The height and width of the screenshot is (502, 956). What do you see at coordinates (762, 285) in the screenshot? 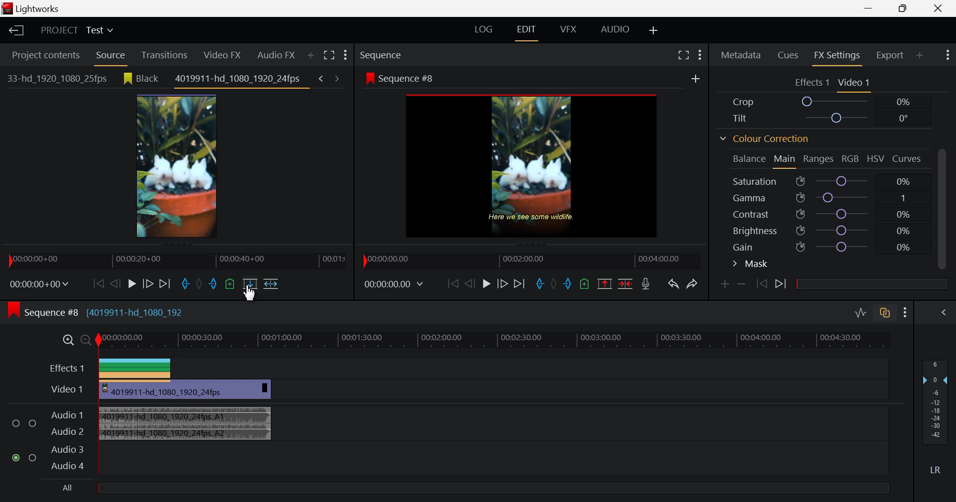
I see `Previous keyframe` at bounding box center [762, 285].